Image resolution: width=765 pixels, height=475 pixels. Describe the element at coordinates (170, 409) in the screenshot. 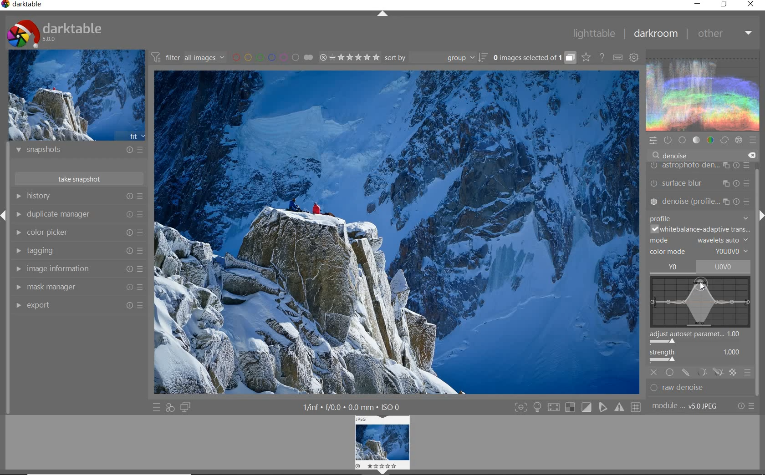

I see `quick access for applying any of your styles` at that location.